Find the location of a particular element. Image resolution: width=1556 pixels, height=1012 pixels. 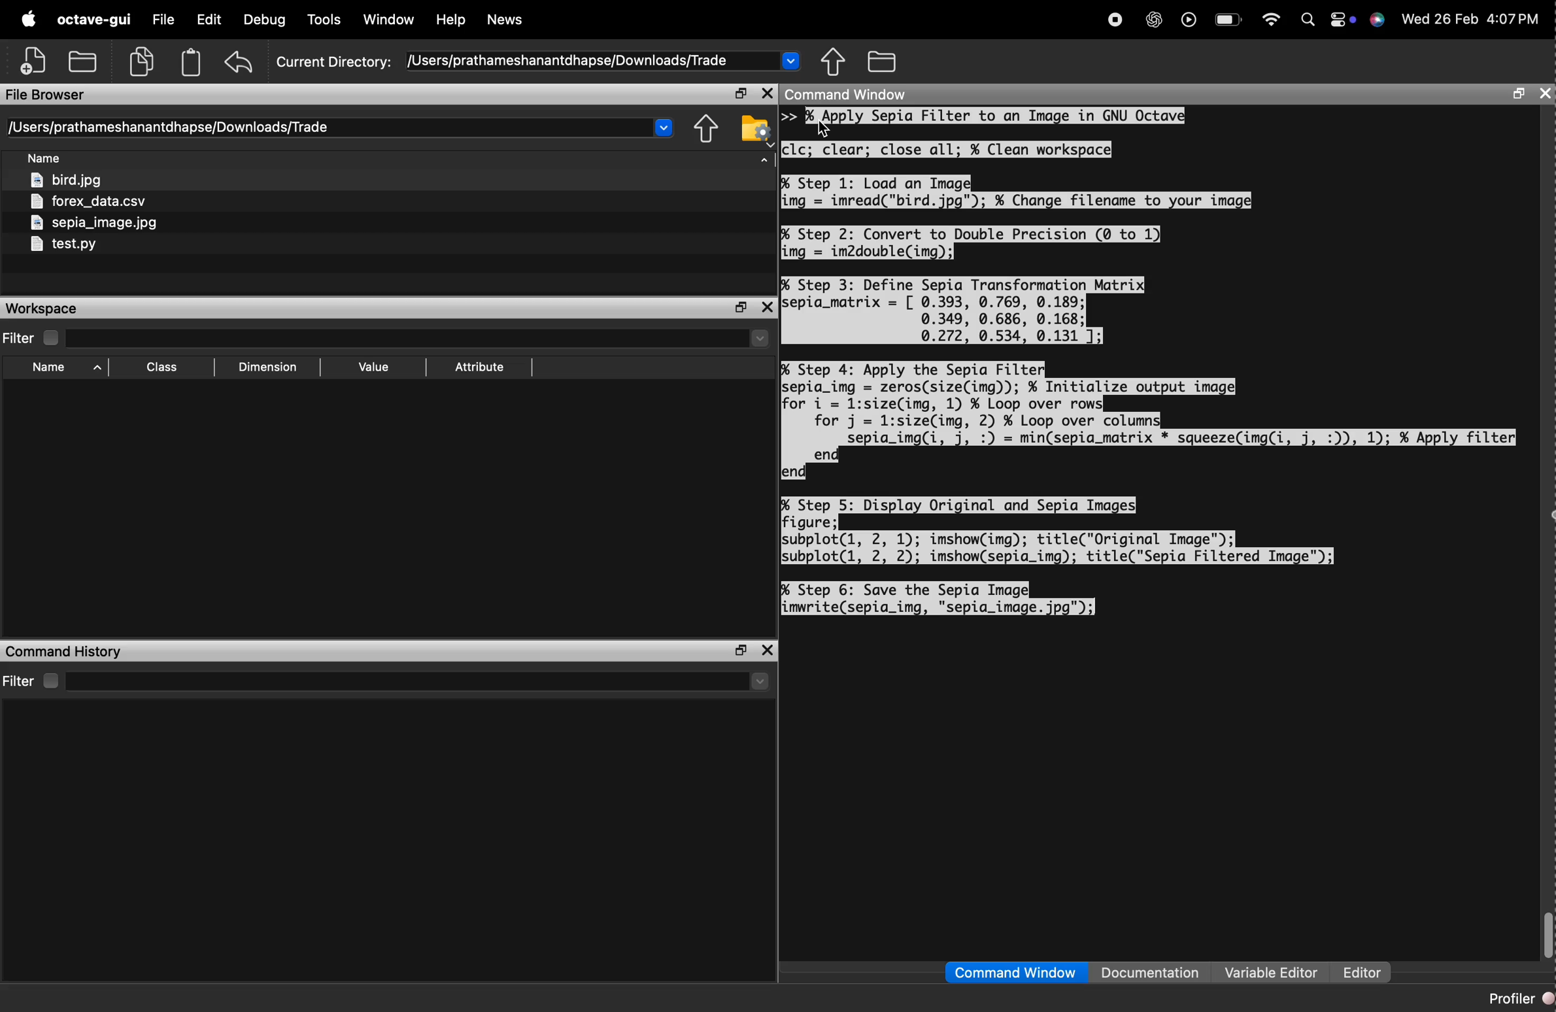

Clipboard  is located at coordinates (193, 63).